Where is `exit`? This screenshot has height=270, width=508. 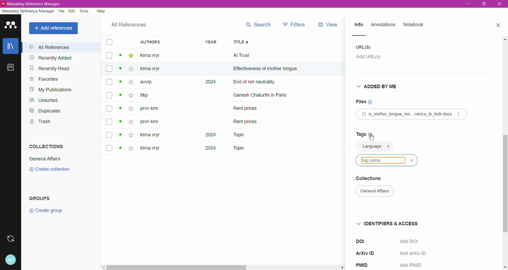 exit is located at coordinates (501, 5).